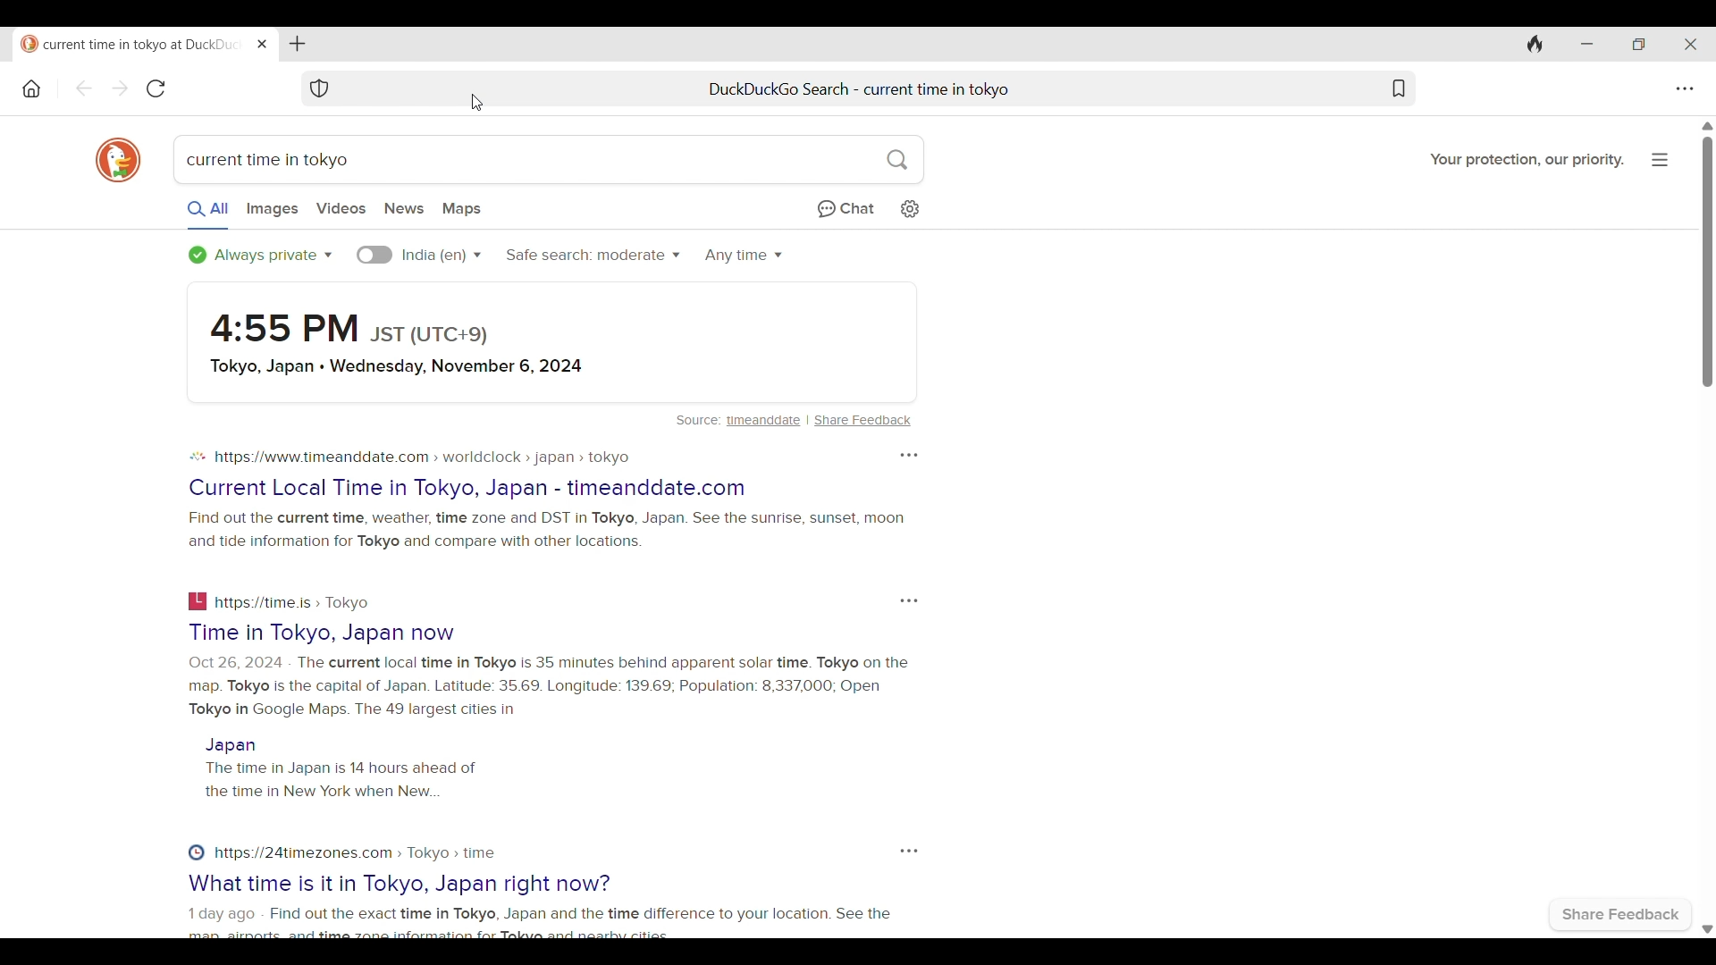  Describe the element at coordinates (441, 256) in the screenshot. I see `Language options` at that location.